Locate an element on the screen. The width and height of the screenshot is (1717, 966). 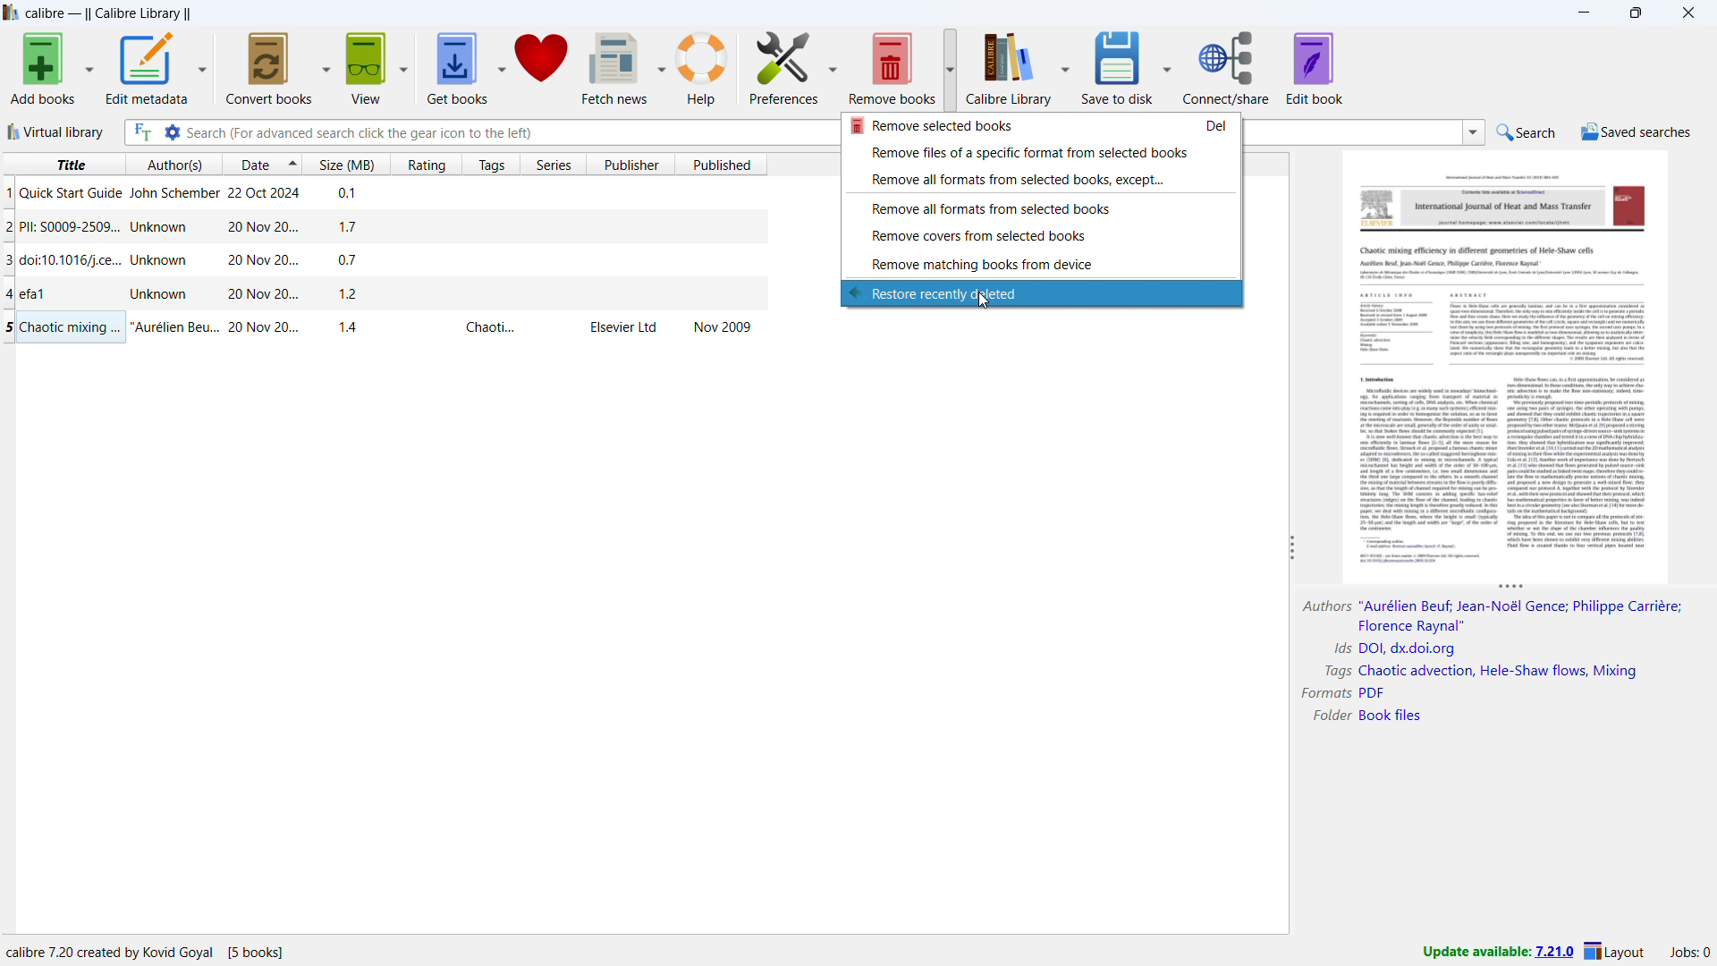
single book entry is located at coordinates (384, 294).